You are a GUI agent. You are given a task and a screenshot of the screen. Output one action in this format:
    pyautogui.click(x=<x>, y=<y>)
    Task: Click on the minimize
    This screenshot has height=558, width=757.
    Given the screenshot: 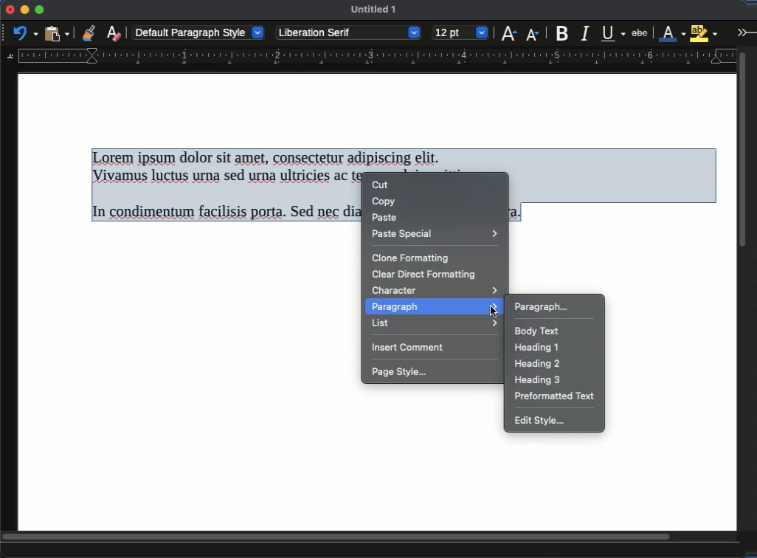 What is the action you would take?
    pyautogui.click(x=24, y=10)
    